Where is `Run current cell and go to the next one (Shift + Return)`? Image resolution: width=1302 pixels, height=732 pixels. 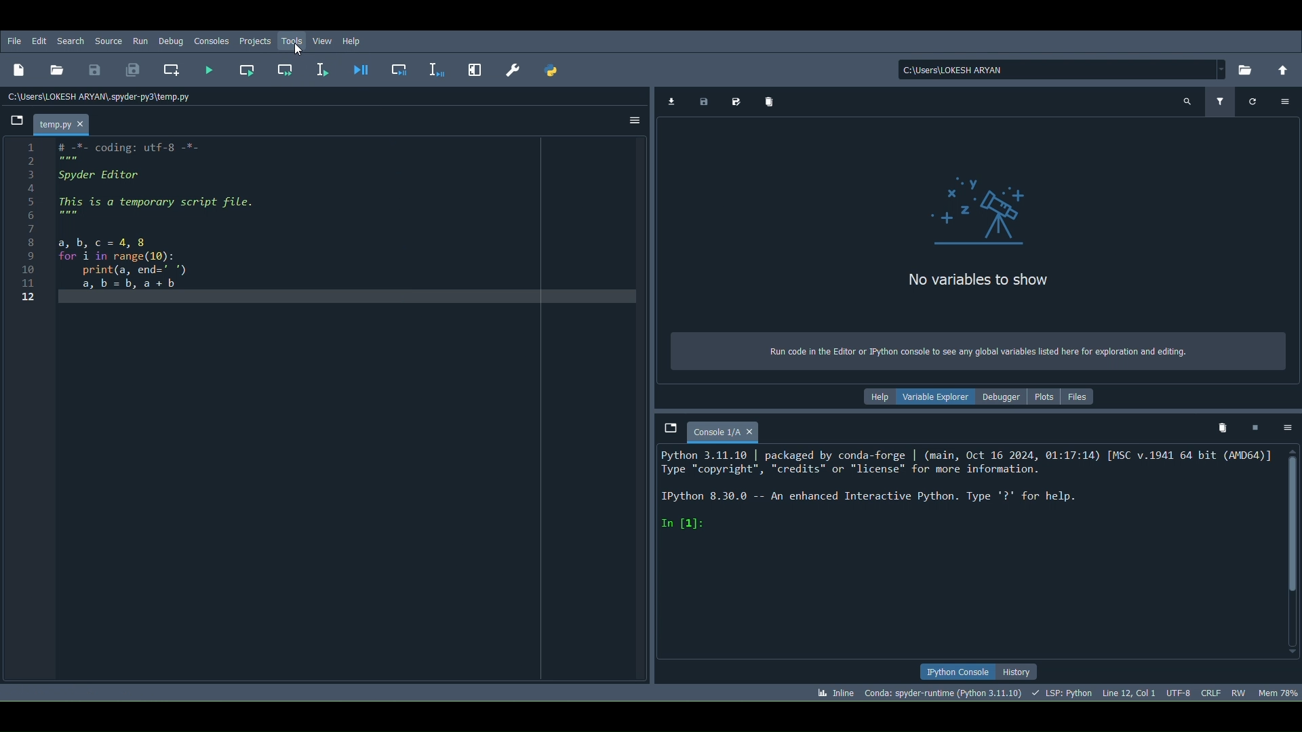 Run current cell and go to the next one (Shift + Return) is located at coordinates (285, 68).